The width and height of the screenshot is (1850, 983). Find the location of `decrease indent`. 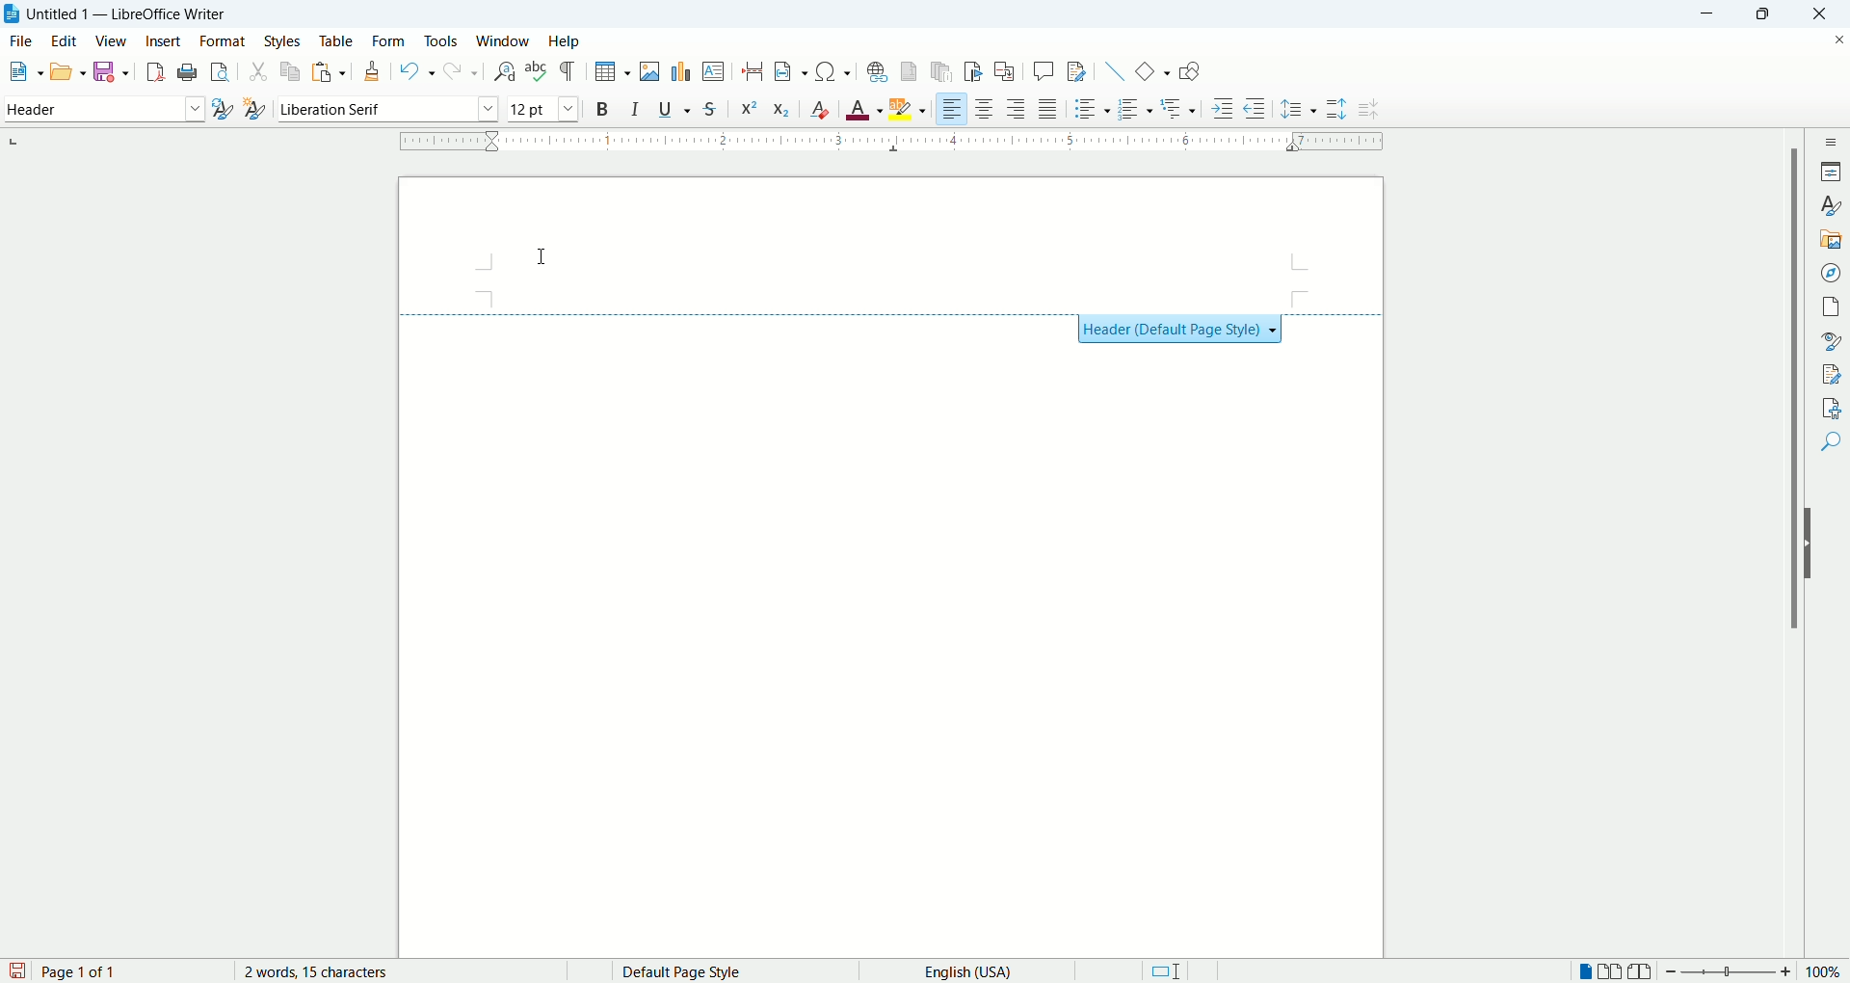

decrease indent is located at coordinates (1255, 109).